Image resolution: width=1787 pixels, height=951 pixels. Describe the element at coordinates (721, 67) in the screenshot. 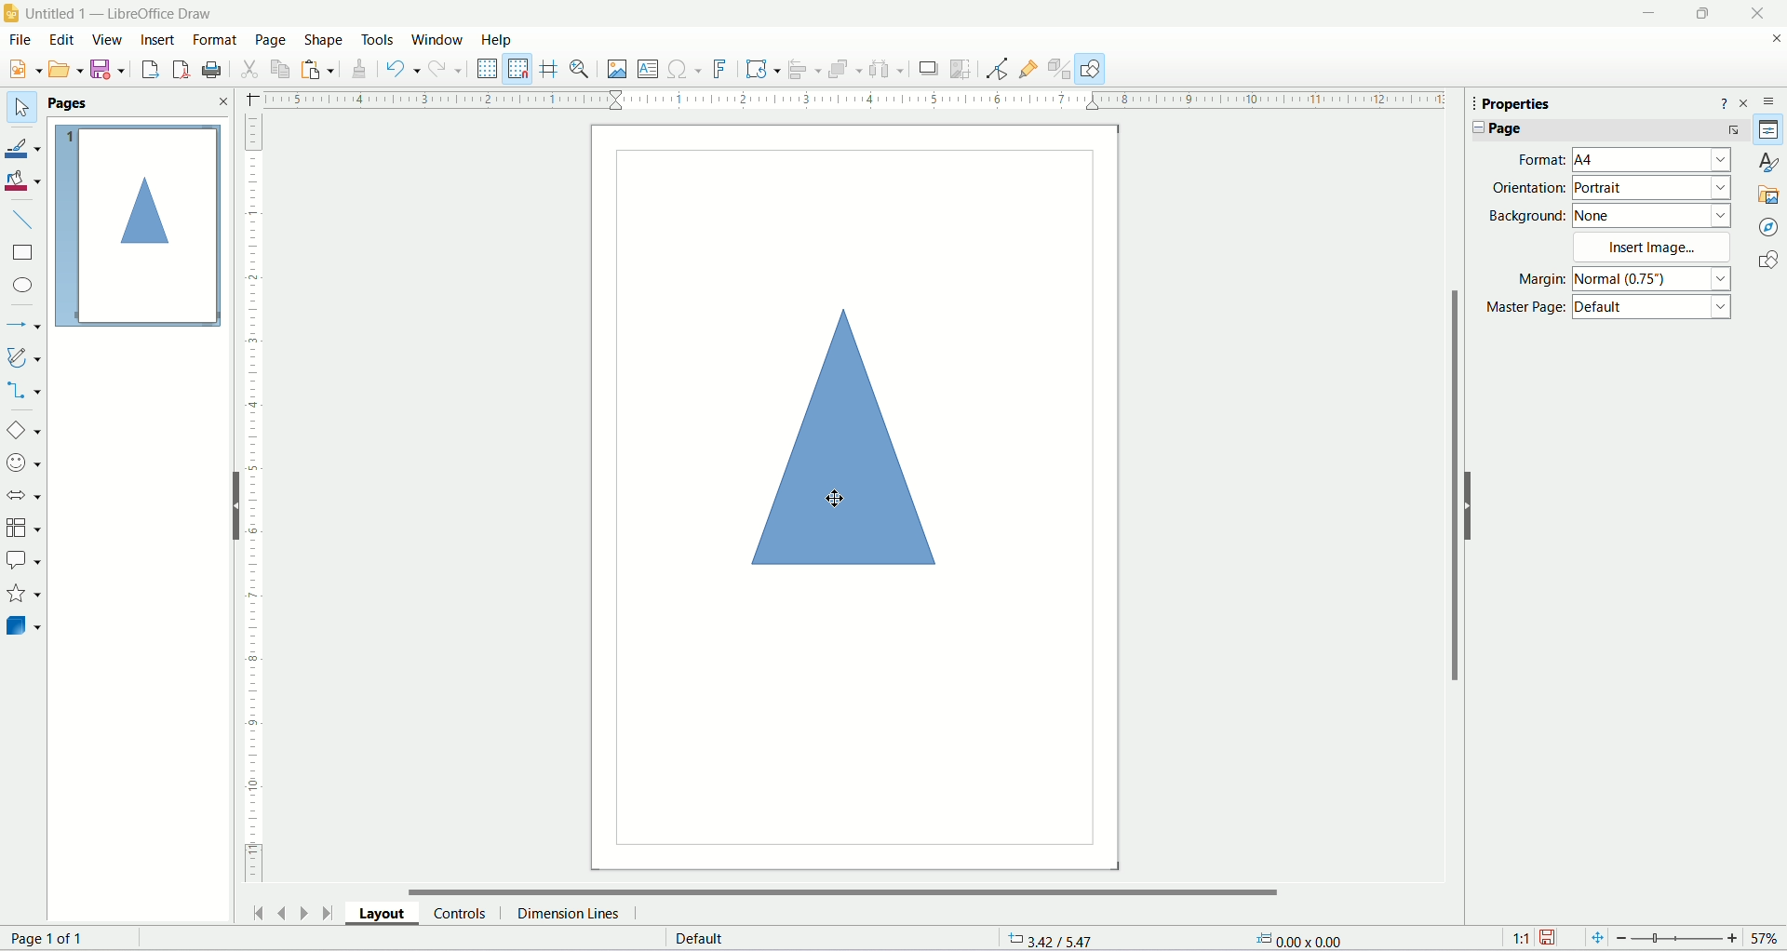

I see `Insert fontwork text` at that location.